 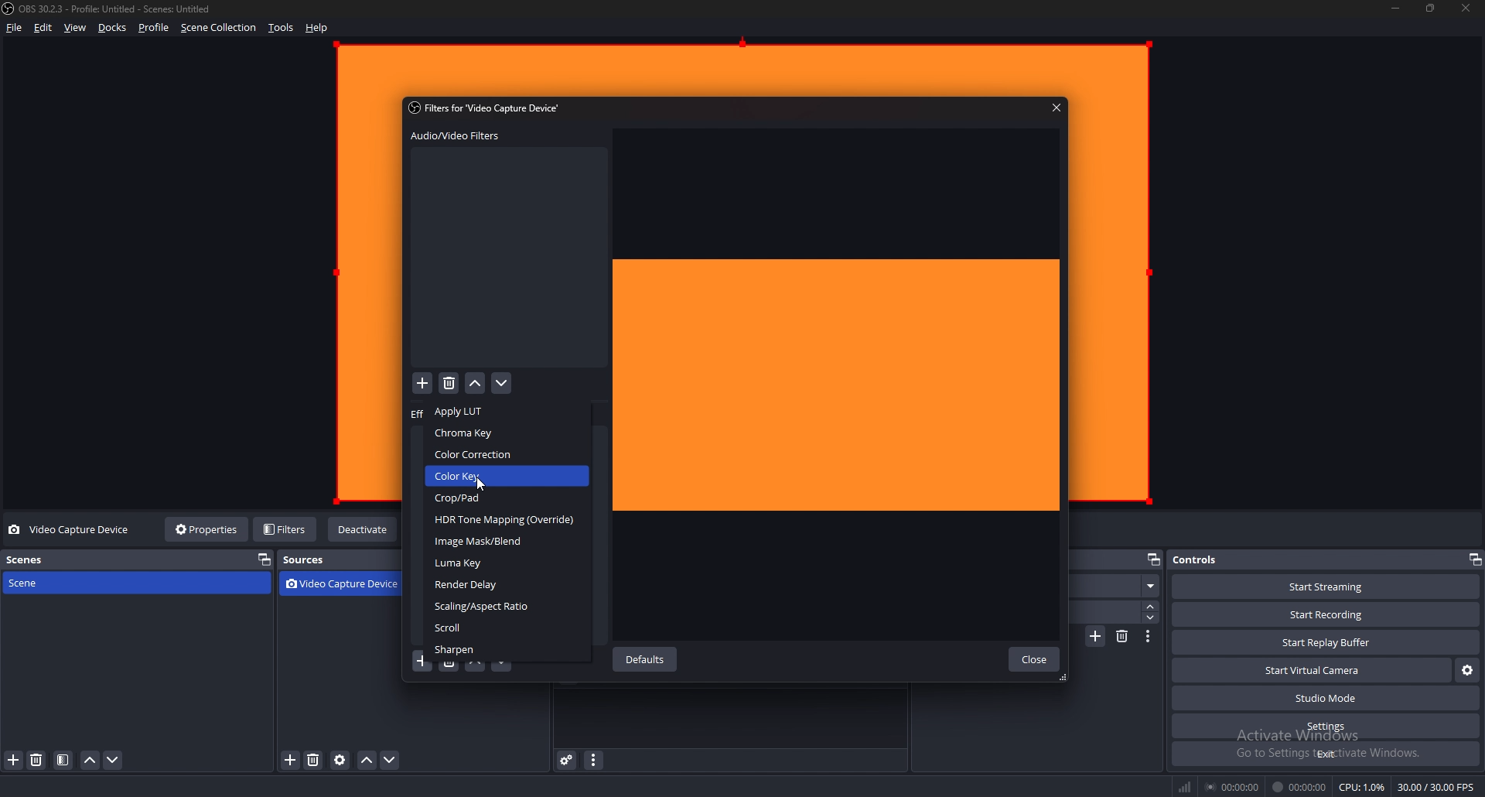 I want to click on remove source, so click(x=313, y=761).